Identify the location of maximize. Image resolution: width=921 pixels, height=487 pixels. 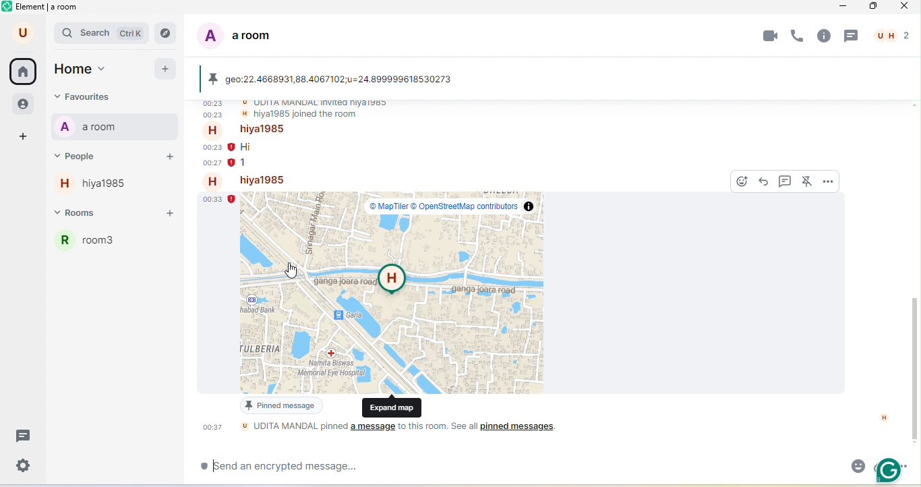
(874, 7).